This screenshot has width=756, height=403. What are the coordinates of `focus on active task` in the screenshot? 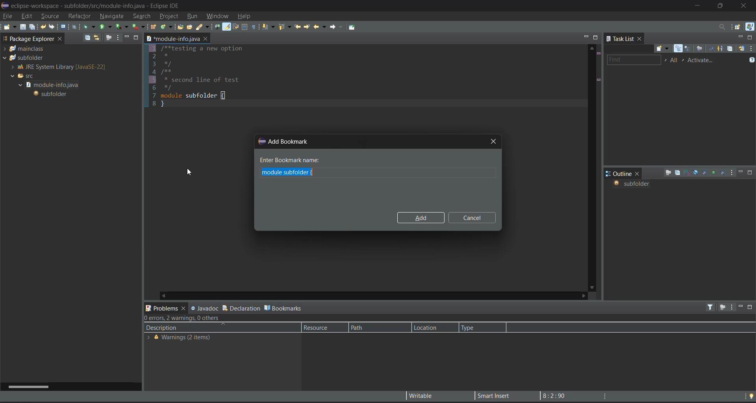 It's located at (722, 308).